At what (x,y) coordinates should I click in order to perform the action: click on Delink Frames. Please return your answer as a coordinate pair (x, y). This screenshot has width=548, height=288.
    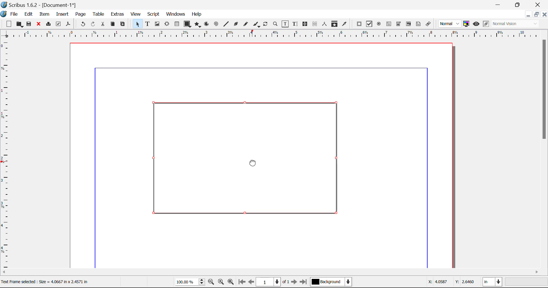
    Looking at the image, I should click on (315, 24).